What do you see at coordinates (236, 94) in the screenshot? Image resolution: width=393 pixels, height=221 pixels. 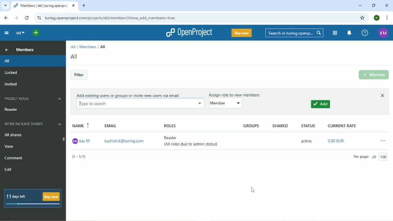 I see `Assign role to new members` at bounding box center [236, 94].